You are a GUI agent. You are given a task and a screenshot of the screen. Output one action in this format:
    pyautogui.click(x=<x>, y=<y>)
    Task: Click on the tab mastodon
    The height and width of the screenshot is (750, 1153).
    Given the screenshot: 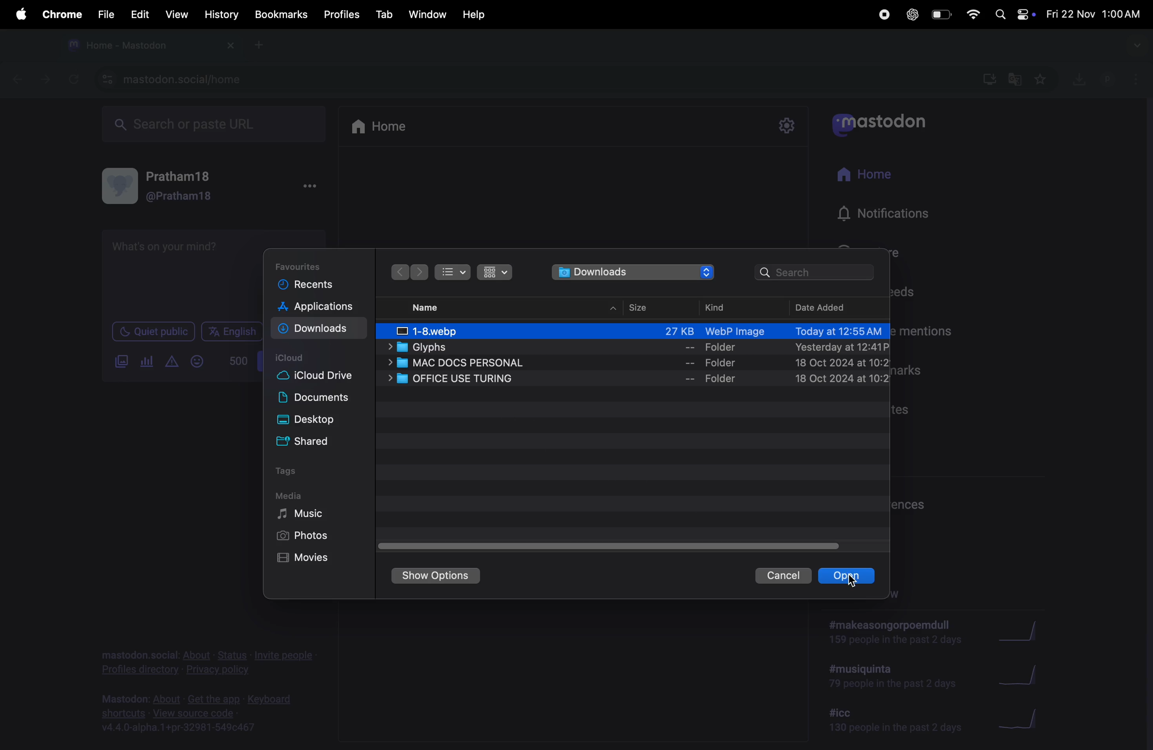 What is the action you would take?
    pyautogui.click(x=137, y=46)
    